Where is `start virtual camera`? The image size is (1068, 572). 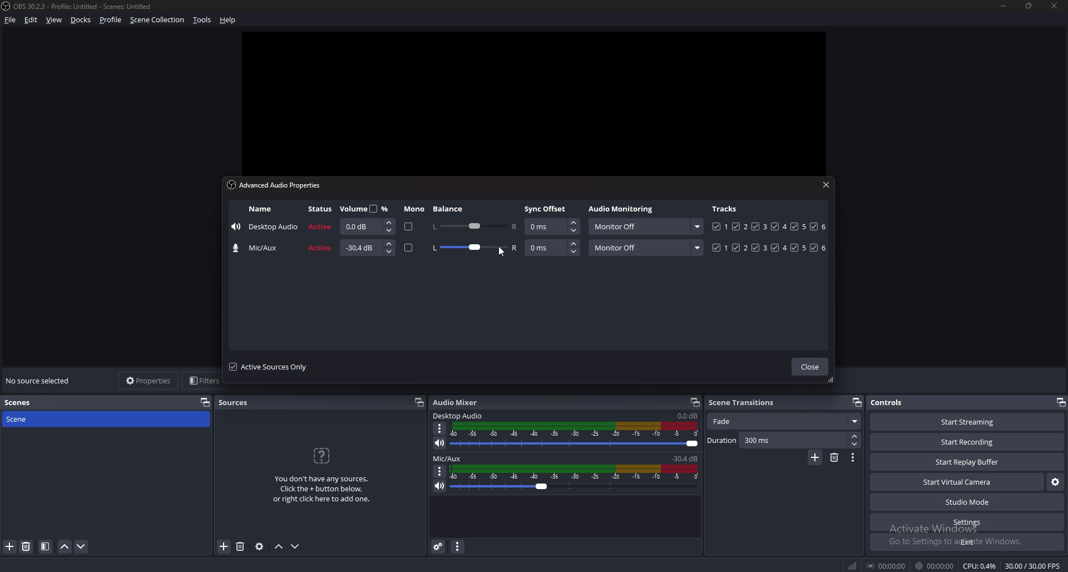
start virtual camera is located at coordinates (958, 482).